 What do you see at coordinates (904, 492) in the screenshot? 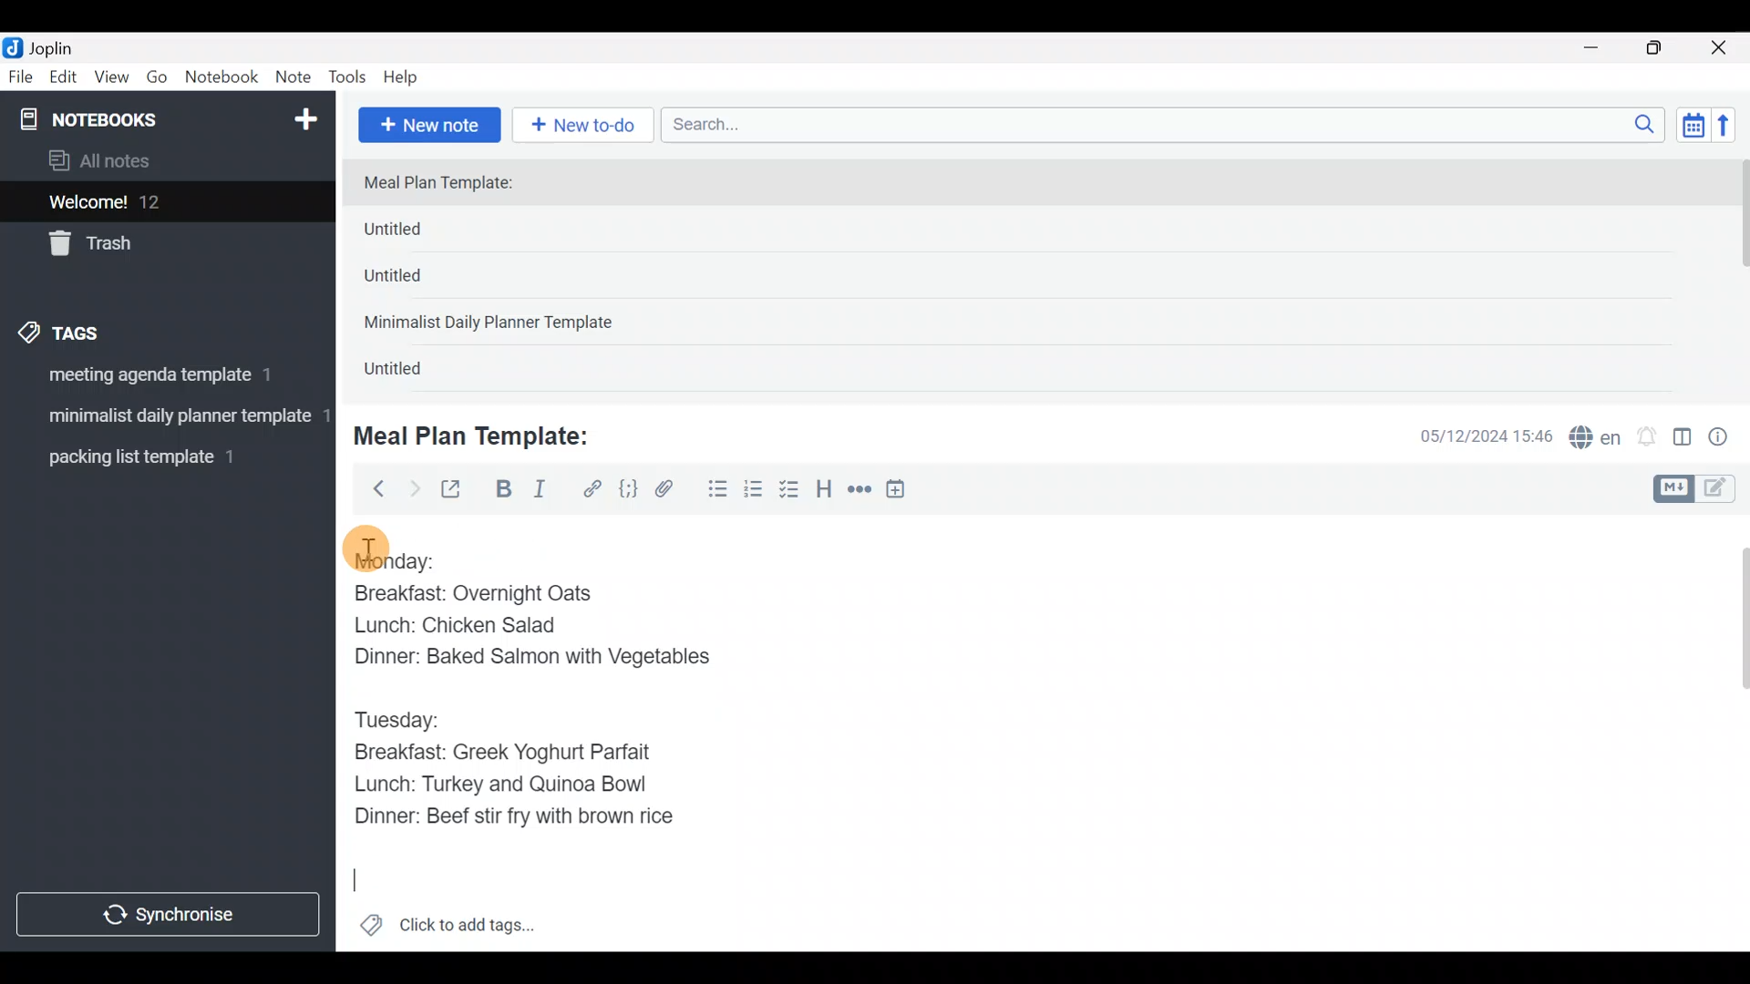
I see `Insert time` at bounding box center [904, 492].